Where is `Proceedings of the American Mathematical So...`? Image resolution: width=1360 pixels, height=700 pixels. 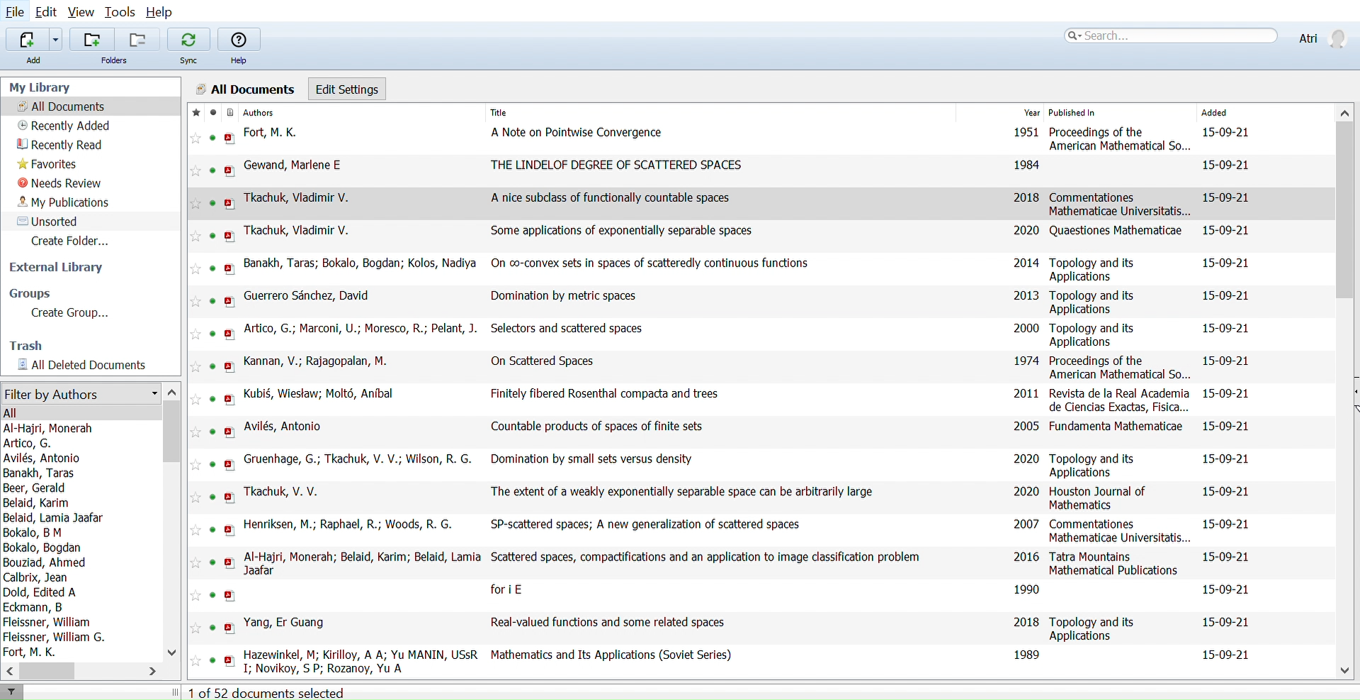
Proceedings of the American Mathematical So... is located at coordinates (1120, 368).